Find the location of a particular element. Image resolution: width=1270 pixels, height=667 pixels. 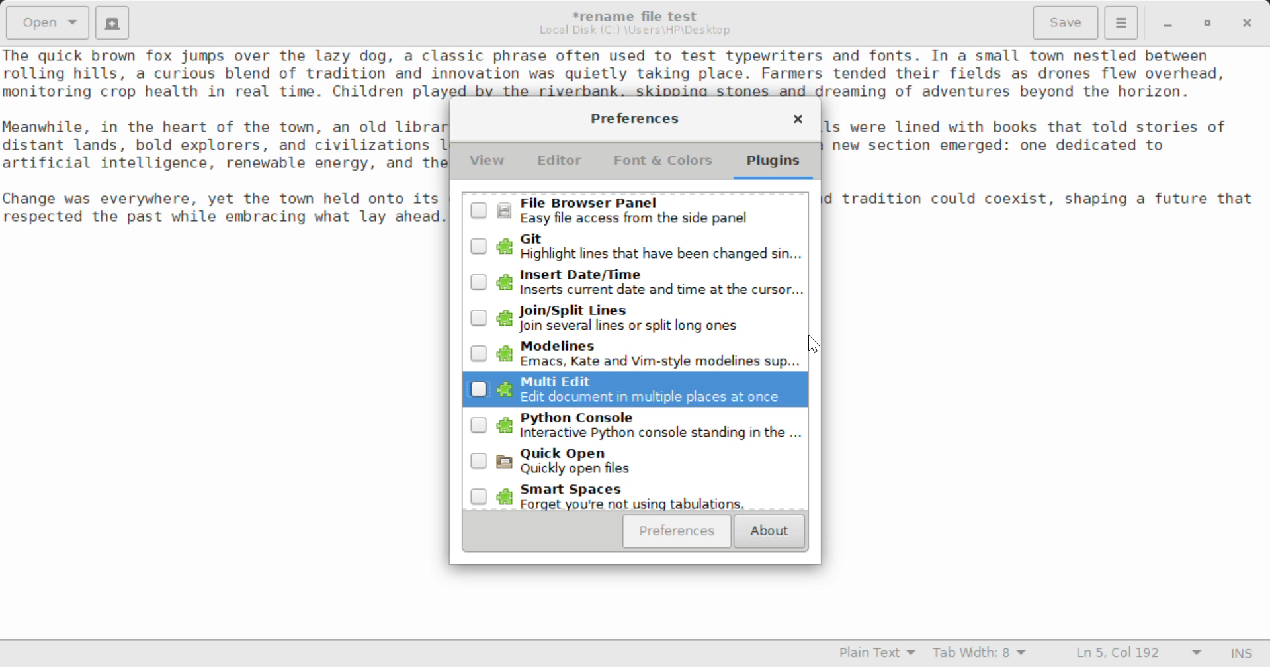

Down Arrow to Multi Edit Plugin Button Unselected is located at coordinates (634, 390).